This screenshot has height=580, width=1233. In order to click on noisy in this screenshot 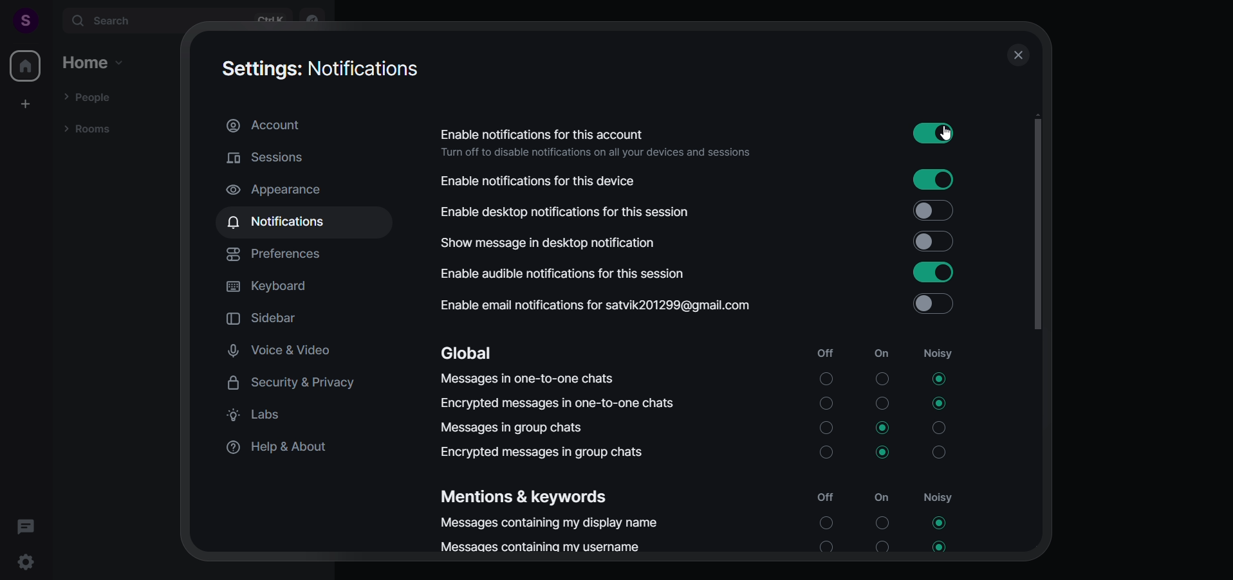, I will do `click(940, 353)`.